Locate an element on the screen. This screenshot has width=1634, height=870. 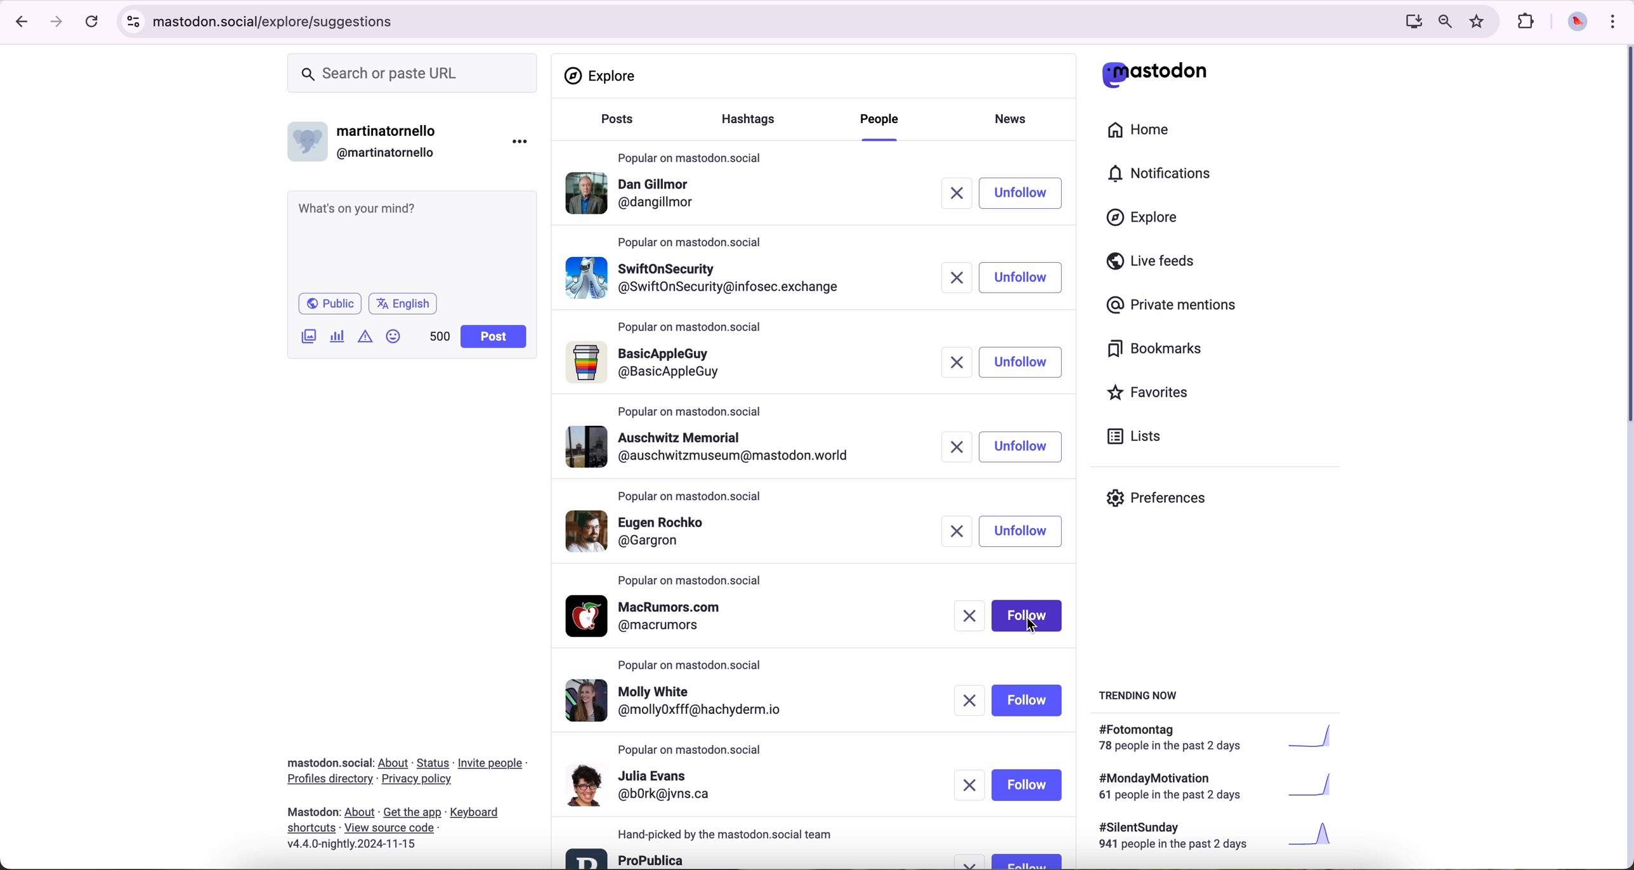
posts is located at coordinates (613, 125).